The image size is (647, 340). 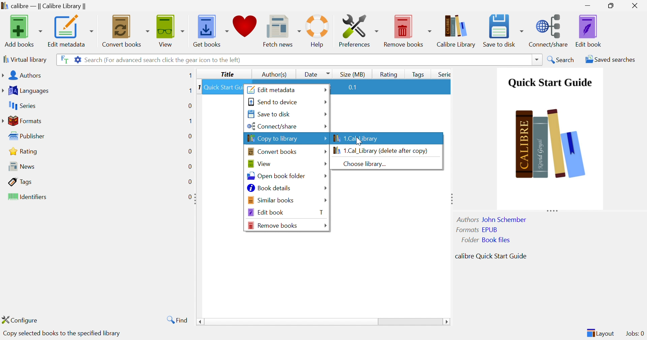 I want to click on Series, so click(x=22, y=105).